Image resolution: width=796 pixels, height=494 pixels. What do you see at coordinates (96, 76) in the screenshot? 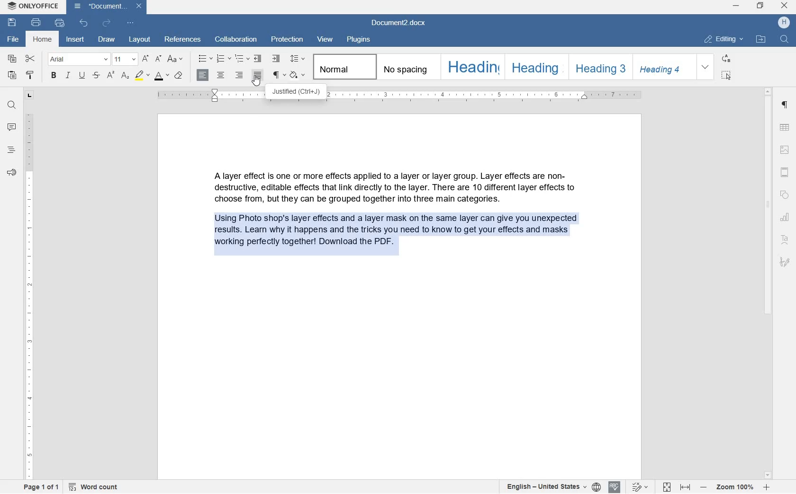
I see `STRIKETHROUGH` at bounding box center [96, 76].